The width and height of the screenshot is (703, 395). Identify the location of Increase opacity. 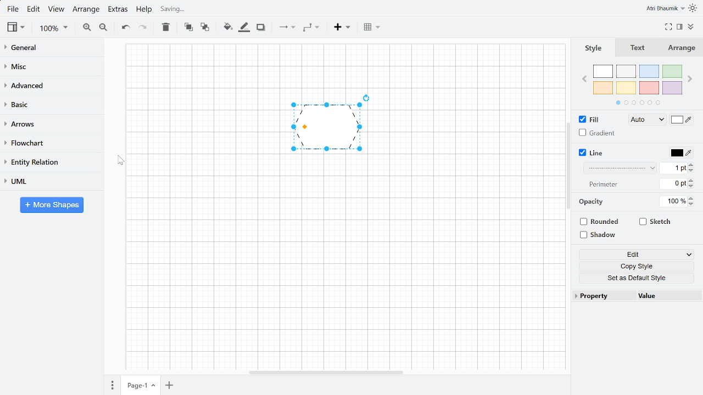
(691, 199).